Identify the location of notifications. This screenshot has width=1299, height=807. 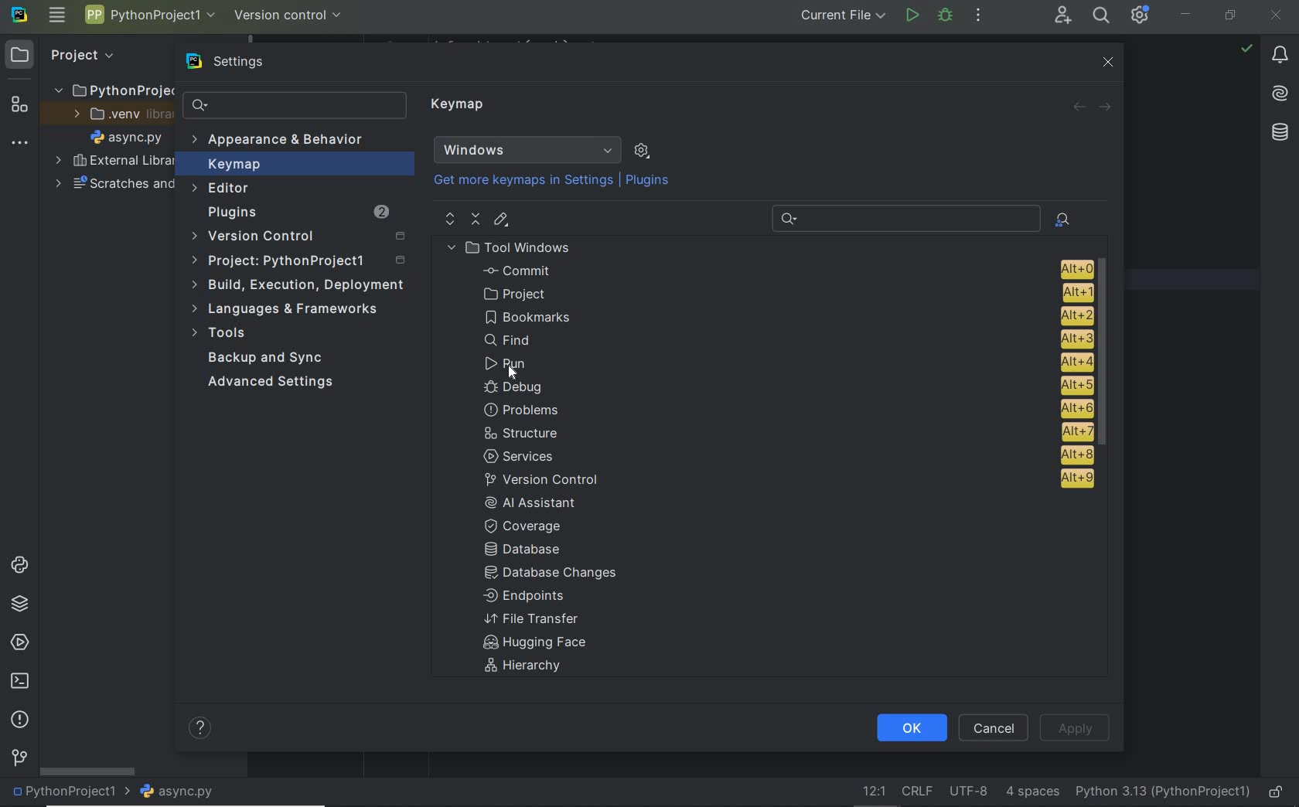
(1280, 56).